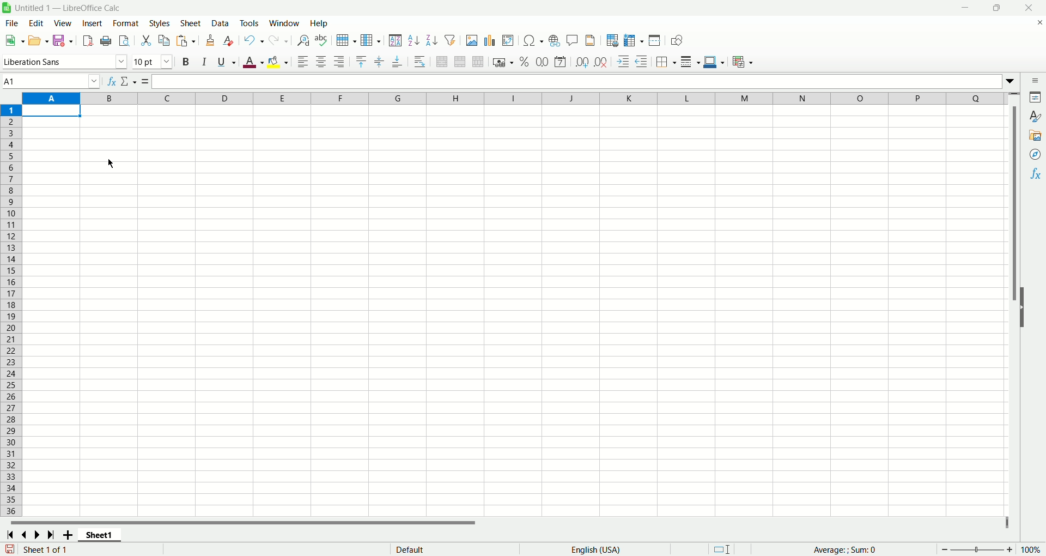  I want to click on split window, so click(654, 41).